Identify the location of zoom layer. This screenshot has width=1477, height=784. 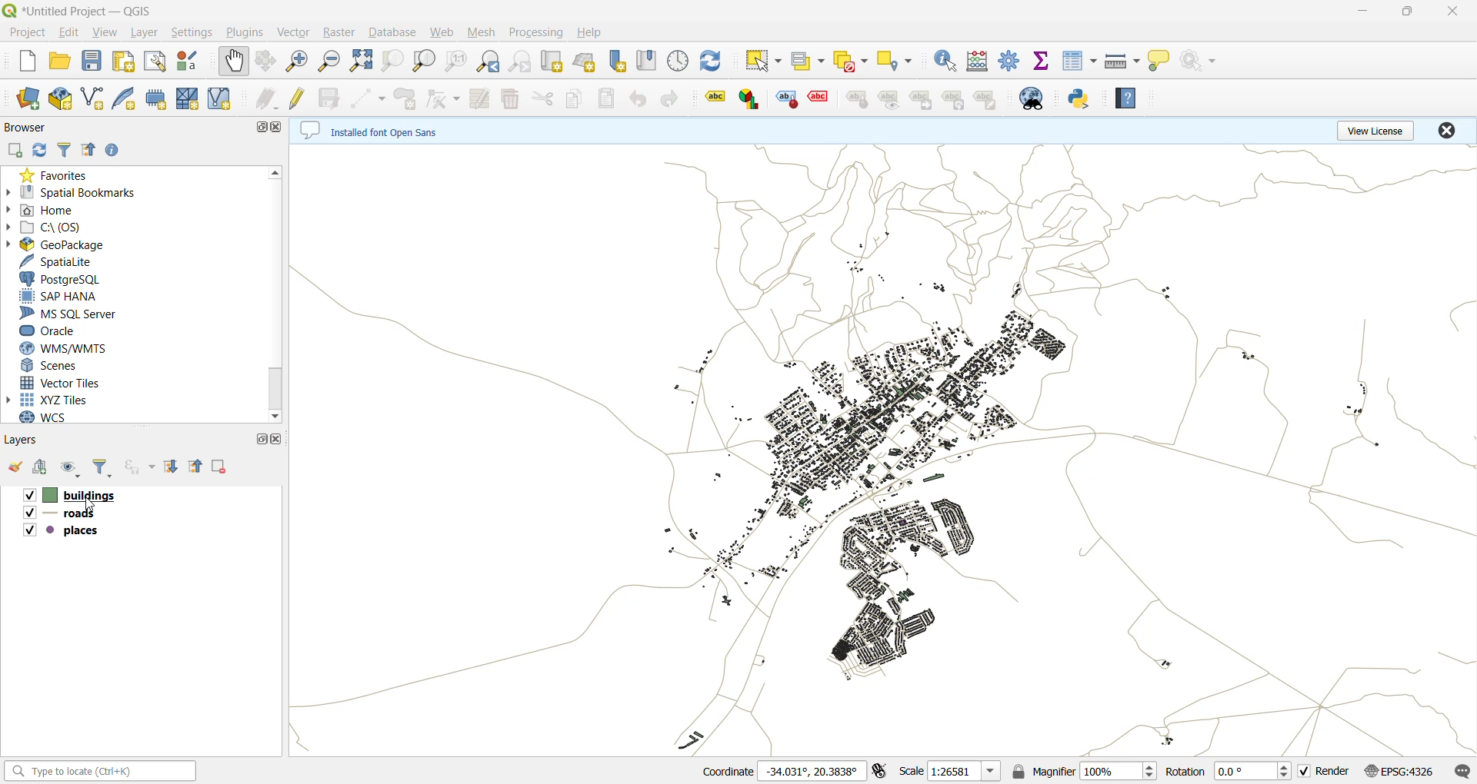
(425, 60).